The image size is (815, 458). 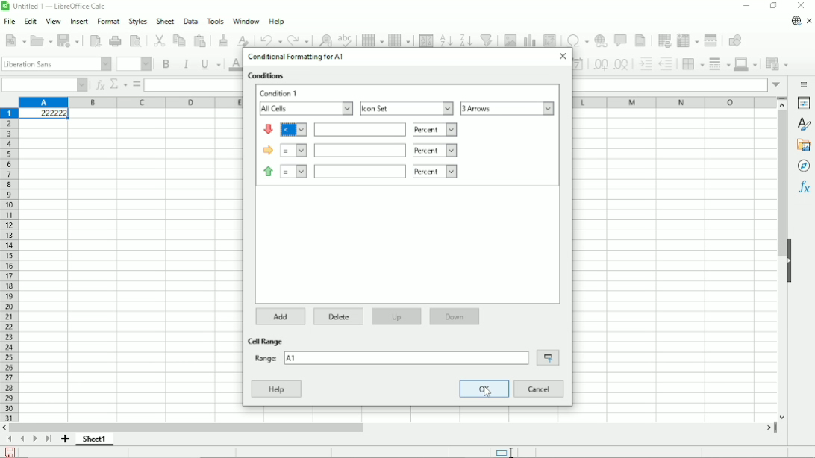 What do you see at coordinates (272, 40) in the screenshot?
I see `undo` at bounding box center [272, 40].